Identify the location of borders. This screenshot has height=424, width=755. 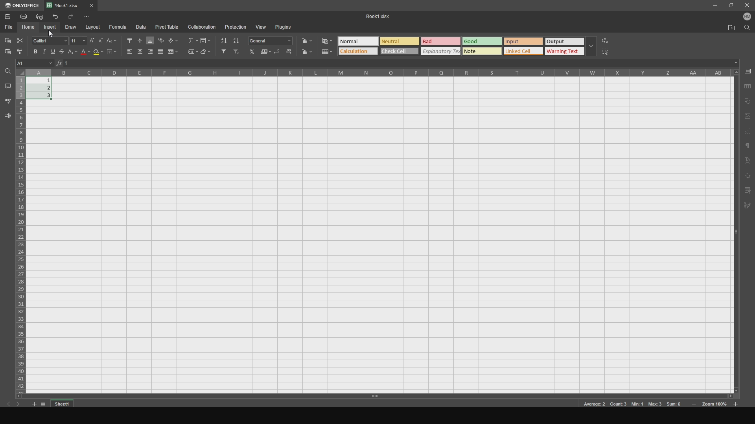
(111, 52).